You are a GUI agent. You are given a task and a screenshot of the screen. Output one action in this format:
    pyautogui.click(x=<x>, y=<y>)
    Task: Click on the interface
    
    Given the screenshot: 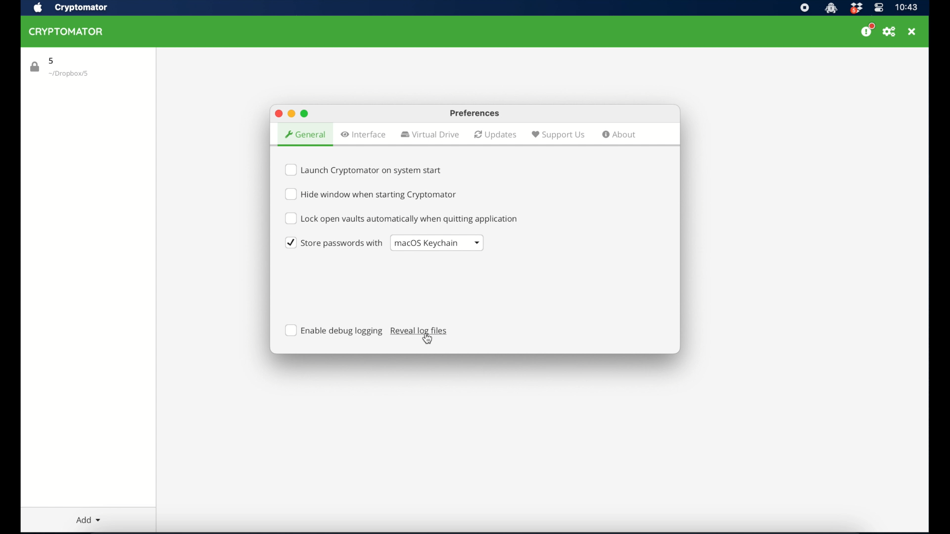 What is the action you would take?
    pyautogui.click(x=363, y=134)
    